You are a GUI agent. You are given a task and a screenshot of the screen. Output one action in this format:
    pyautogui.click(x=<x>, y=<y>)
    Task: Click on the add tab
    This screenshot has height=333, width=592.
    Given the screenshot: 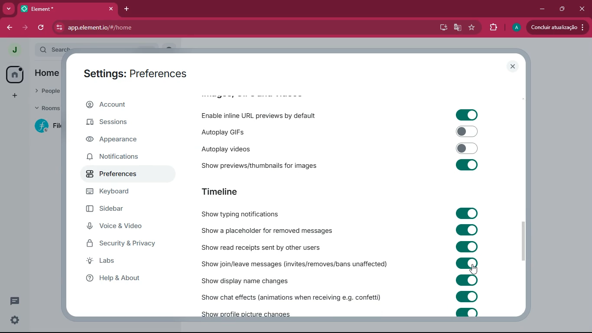 What is the action you would take?
    pyautogui.click(x=127, y=9)
    